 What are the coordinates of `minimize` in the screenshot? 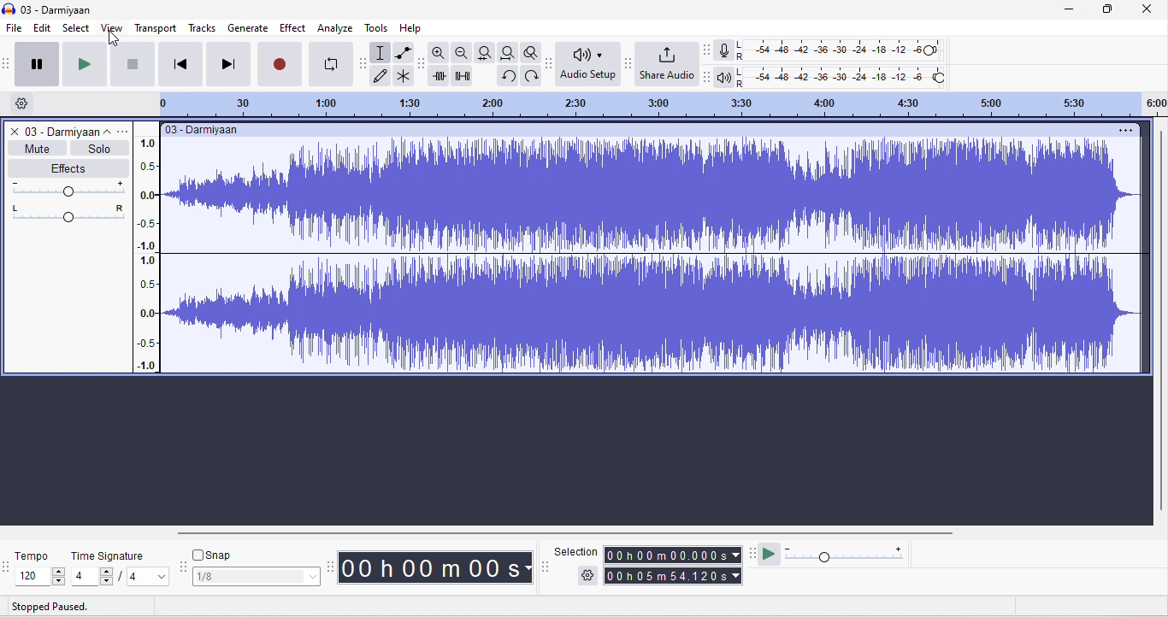 It's located at (1068, 12).